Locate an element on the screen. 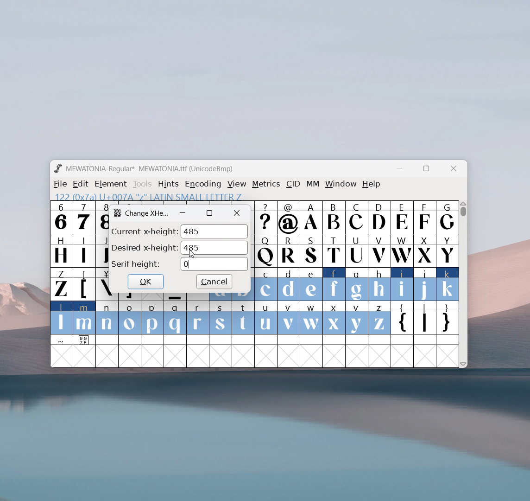  encoding is located at coordinates (203, 183).